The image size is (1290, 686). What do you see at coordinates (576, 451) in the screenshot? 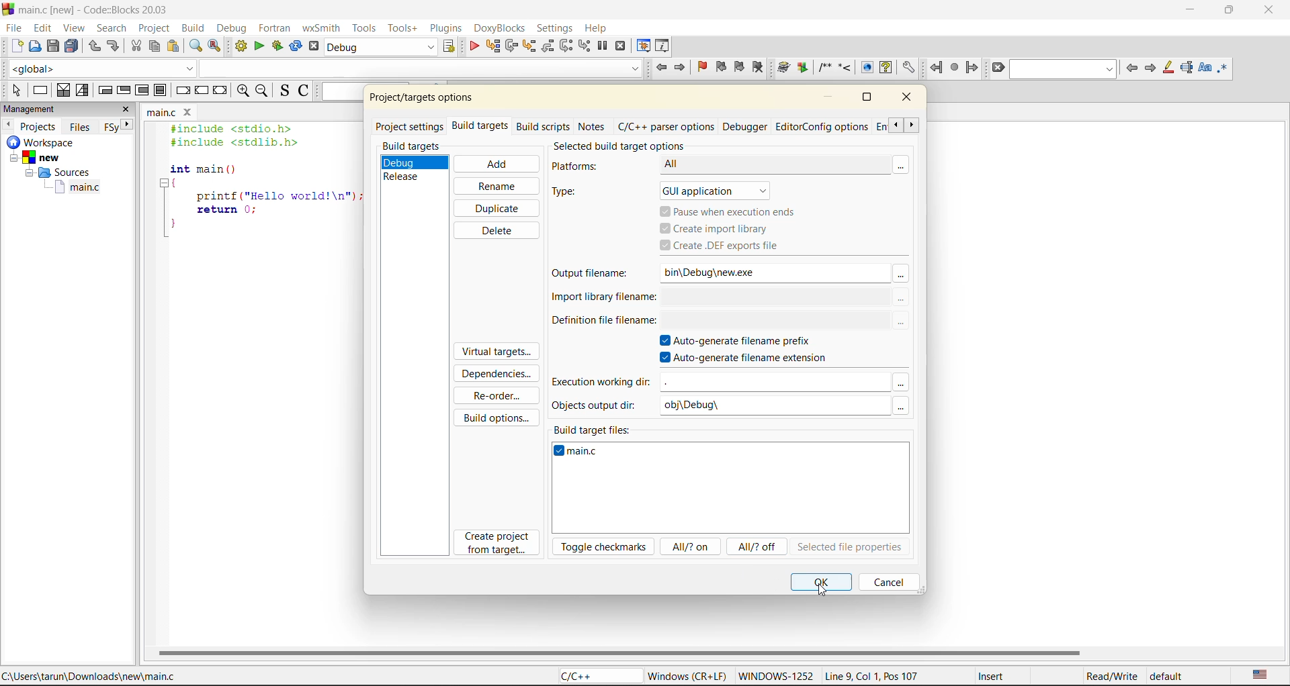
I see `main.c` at bounding box center [576, 451].